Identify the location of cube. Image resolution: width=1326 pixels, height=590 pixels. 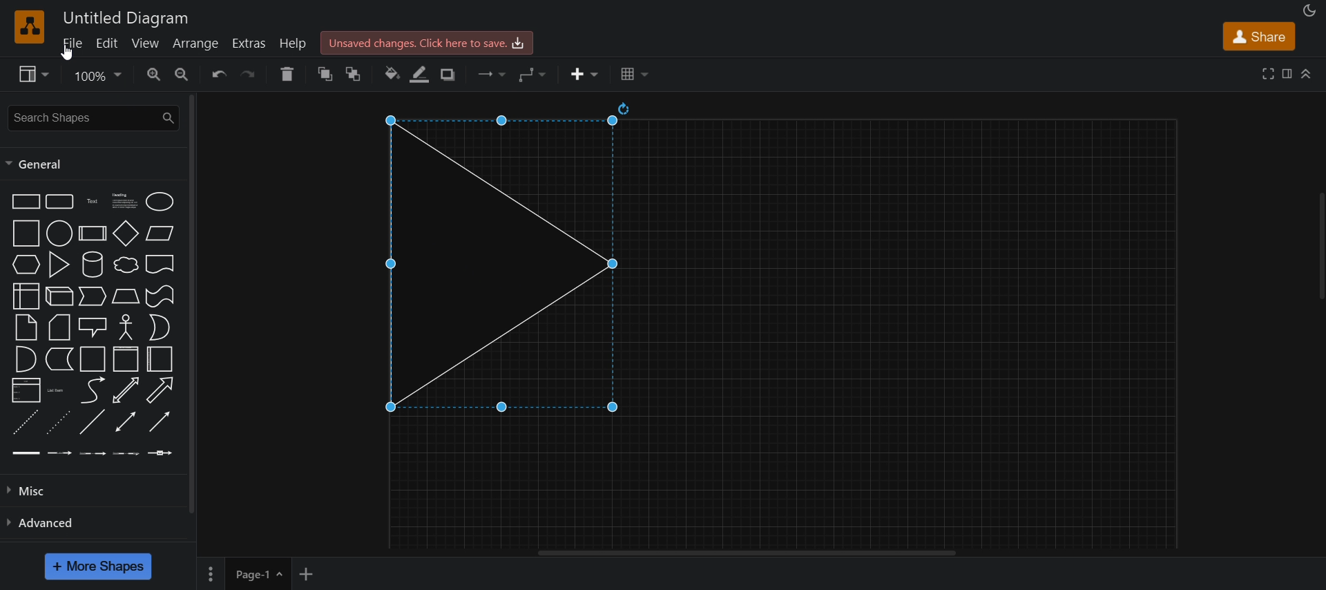
(61, 296).